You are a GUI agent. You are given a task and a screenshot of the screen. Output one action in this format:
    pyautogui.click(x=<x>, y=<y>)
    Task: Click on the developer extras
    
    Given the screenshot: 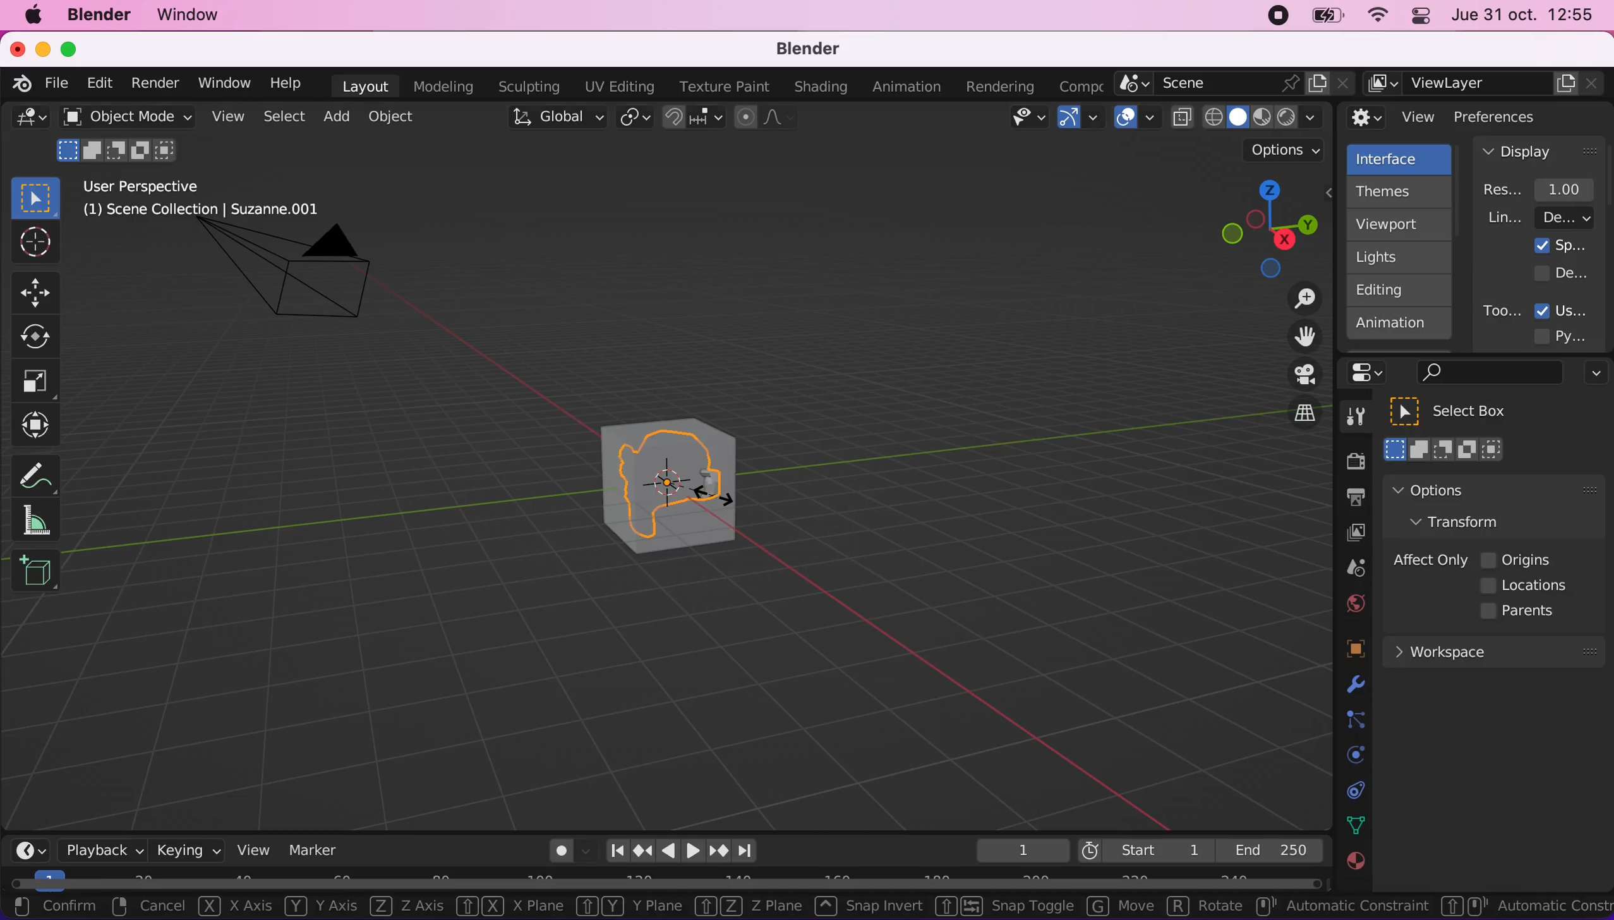 What is the action you would take?
    pyautogui.click(x=1563, y=272)
    